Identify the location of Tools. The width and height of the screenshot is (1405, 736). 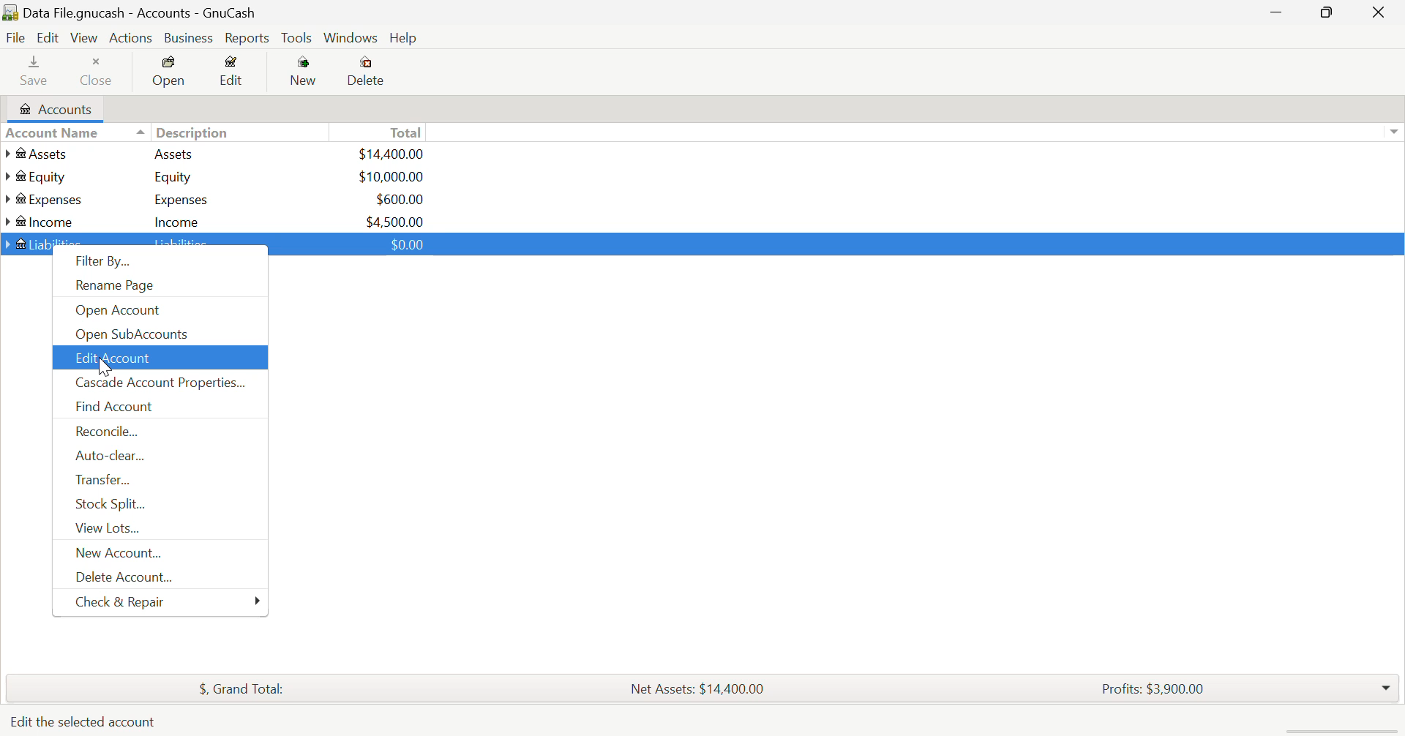
(298, 39).